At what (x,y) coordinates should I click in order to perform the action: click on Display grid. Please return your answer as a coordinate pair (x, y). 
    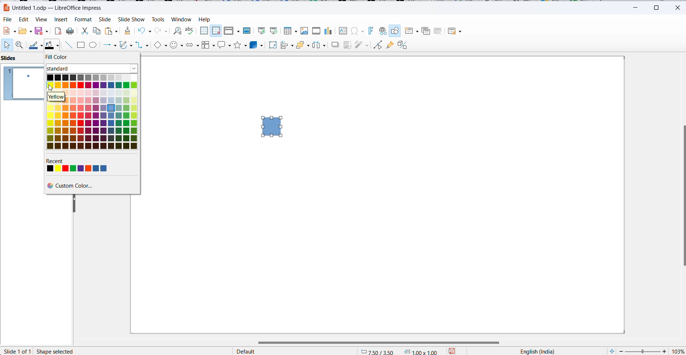
    Looking at the image, I should click on (204, 30).